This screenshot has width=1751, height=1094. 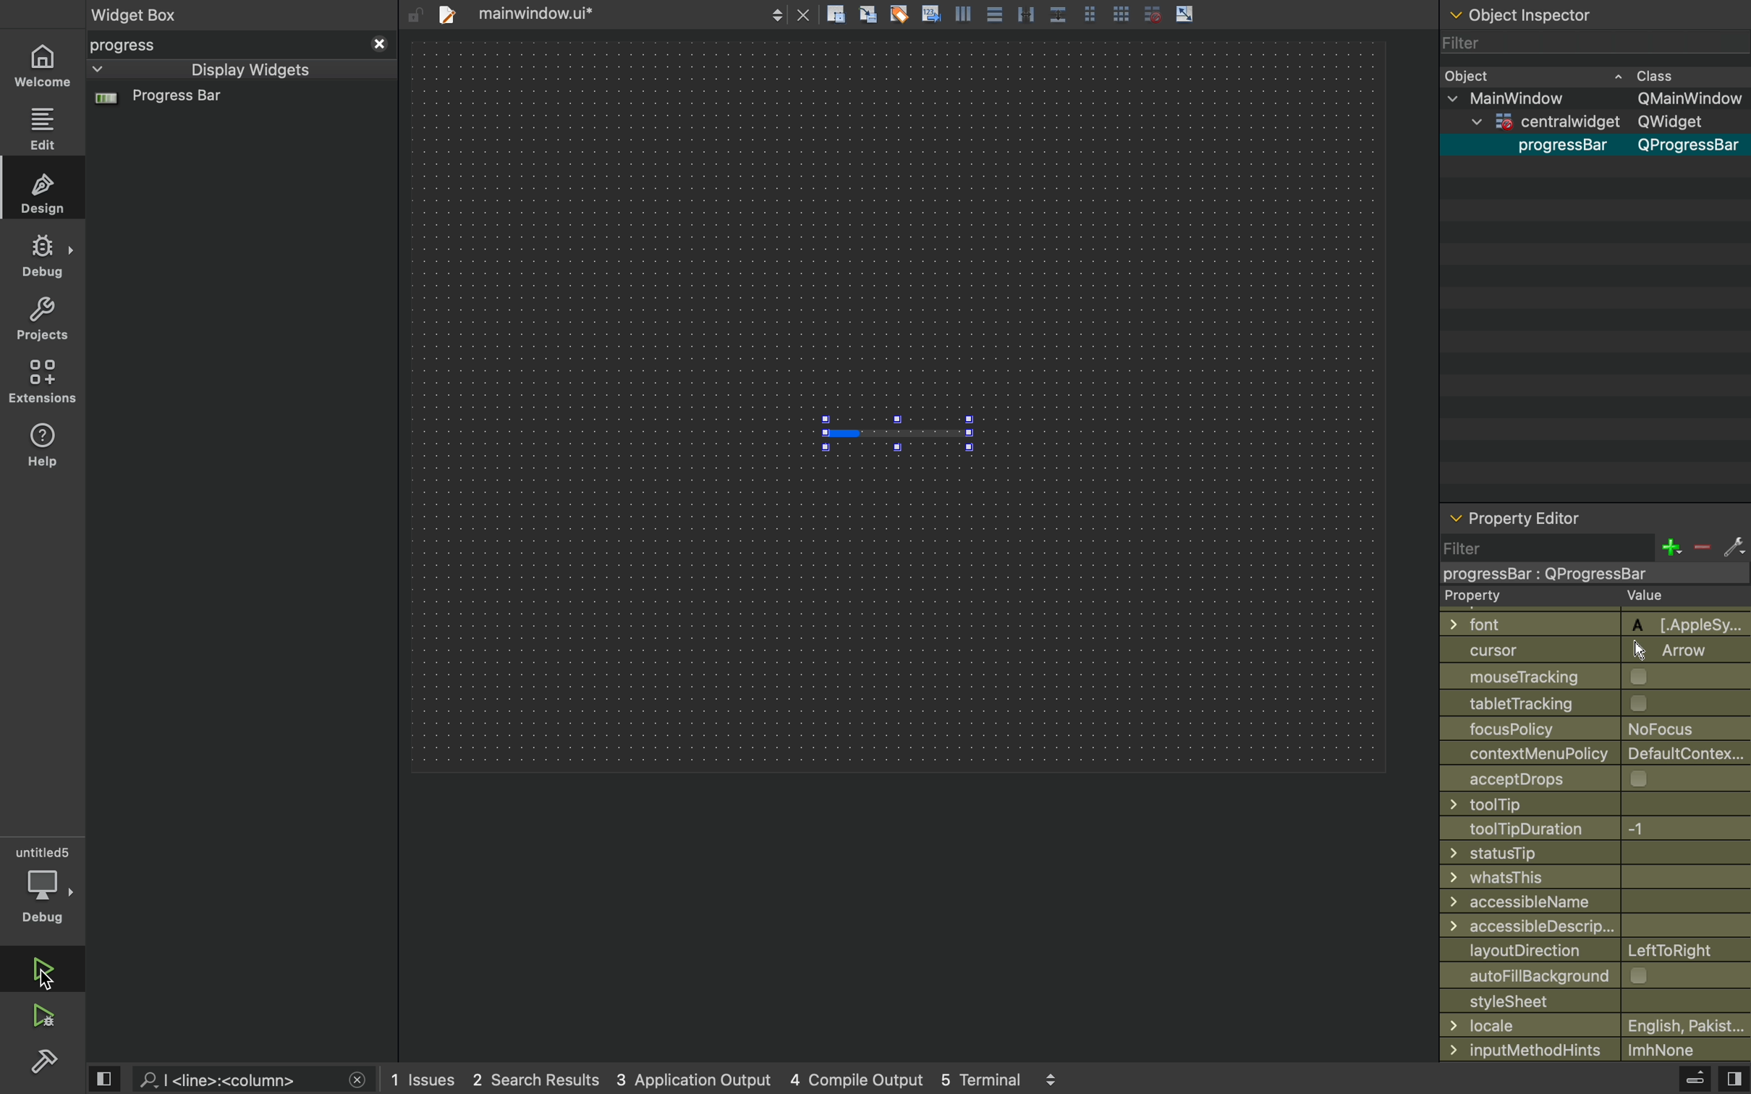 What do you see at coordinates (240, 45) in the screenshot?
I see `progress` at bounding box center [240, 45].